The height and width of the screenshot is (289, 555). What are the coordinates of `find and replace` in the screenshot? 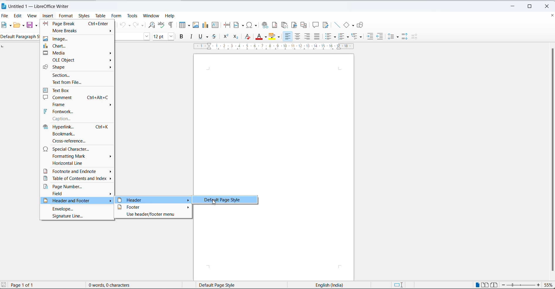 It's located at (152, 24).